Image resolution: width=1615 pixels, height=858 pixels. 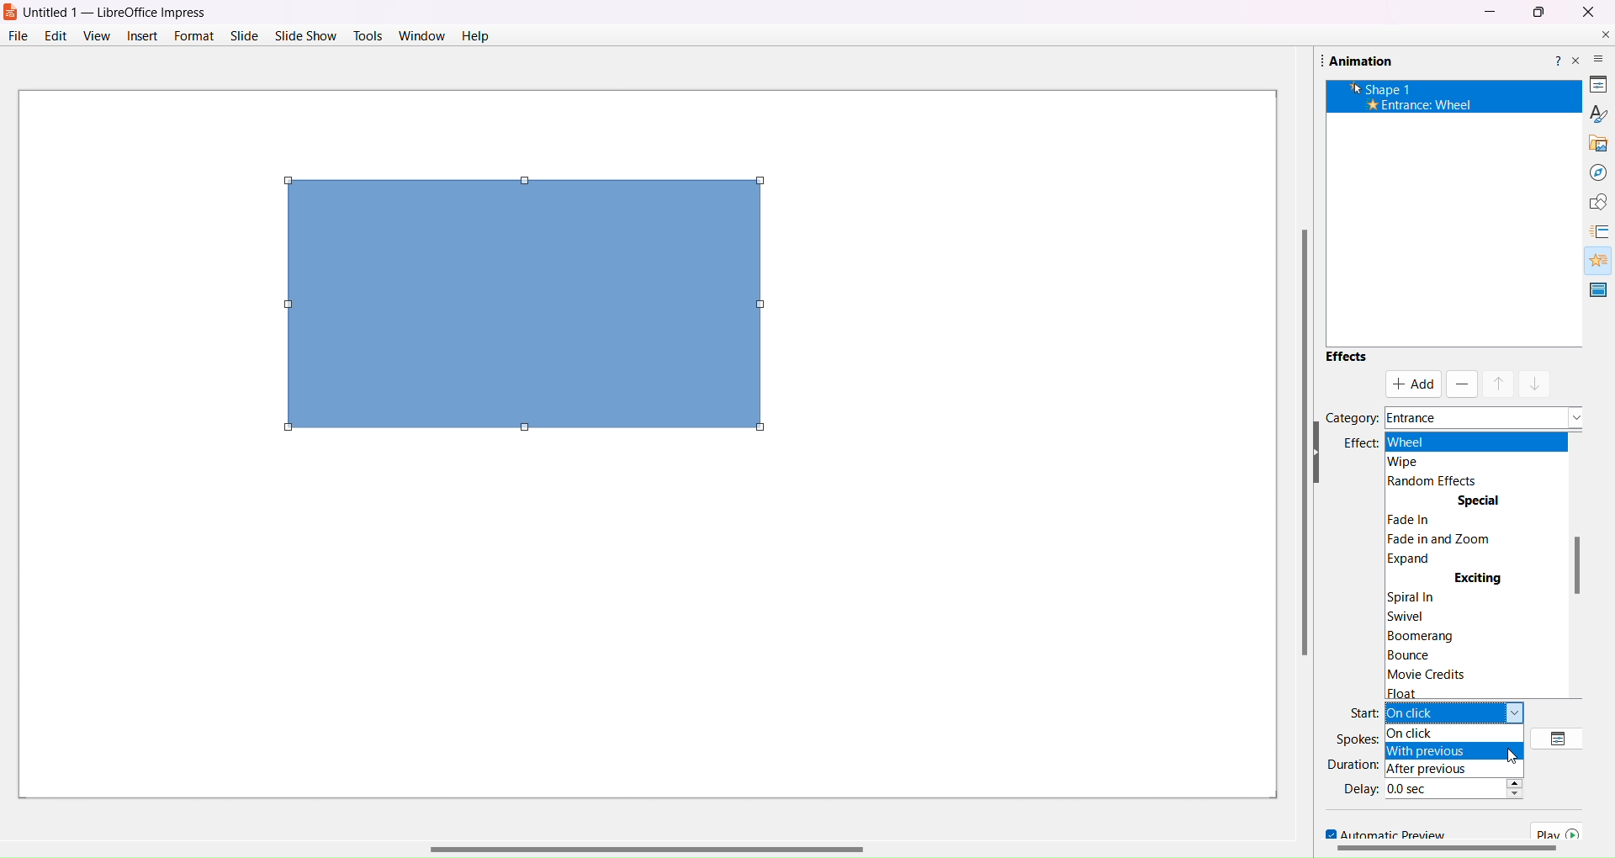 I want to click on Time, so click(x=1443, y=786).